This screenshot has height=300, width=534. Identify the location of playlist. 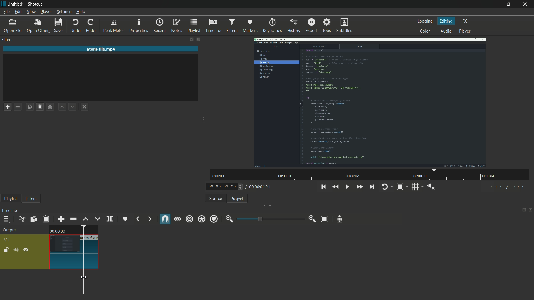
(194, 26).